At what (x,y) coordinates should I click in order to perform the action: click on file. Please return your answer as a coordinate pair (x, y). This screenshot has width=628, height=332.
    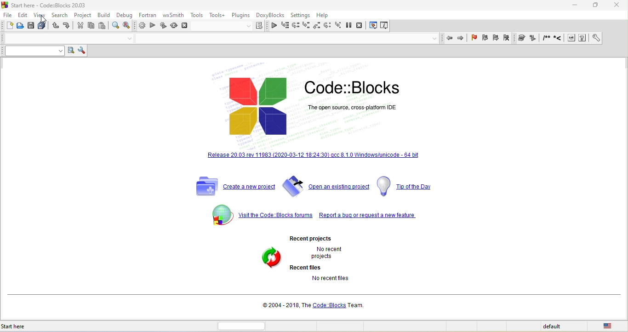
    Looking at the image, I should click on (9, 14).